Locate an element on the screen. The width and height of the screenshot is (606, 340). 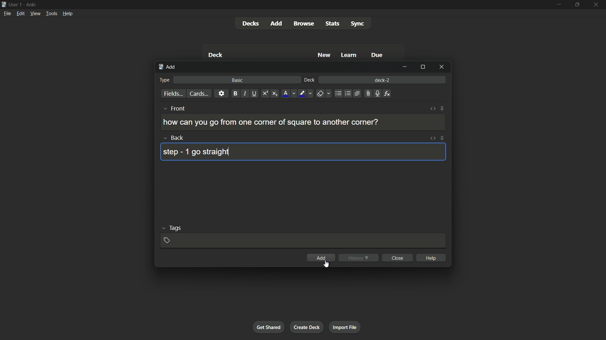
close app is located at coordinates (596, 4).